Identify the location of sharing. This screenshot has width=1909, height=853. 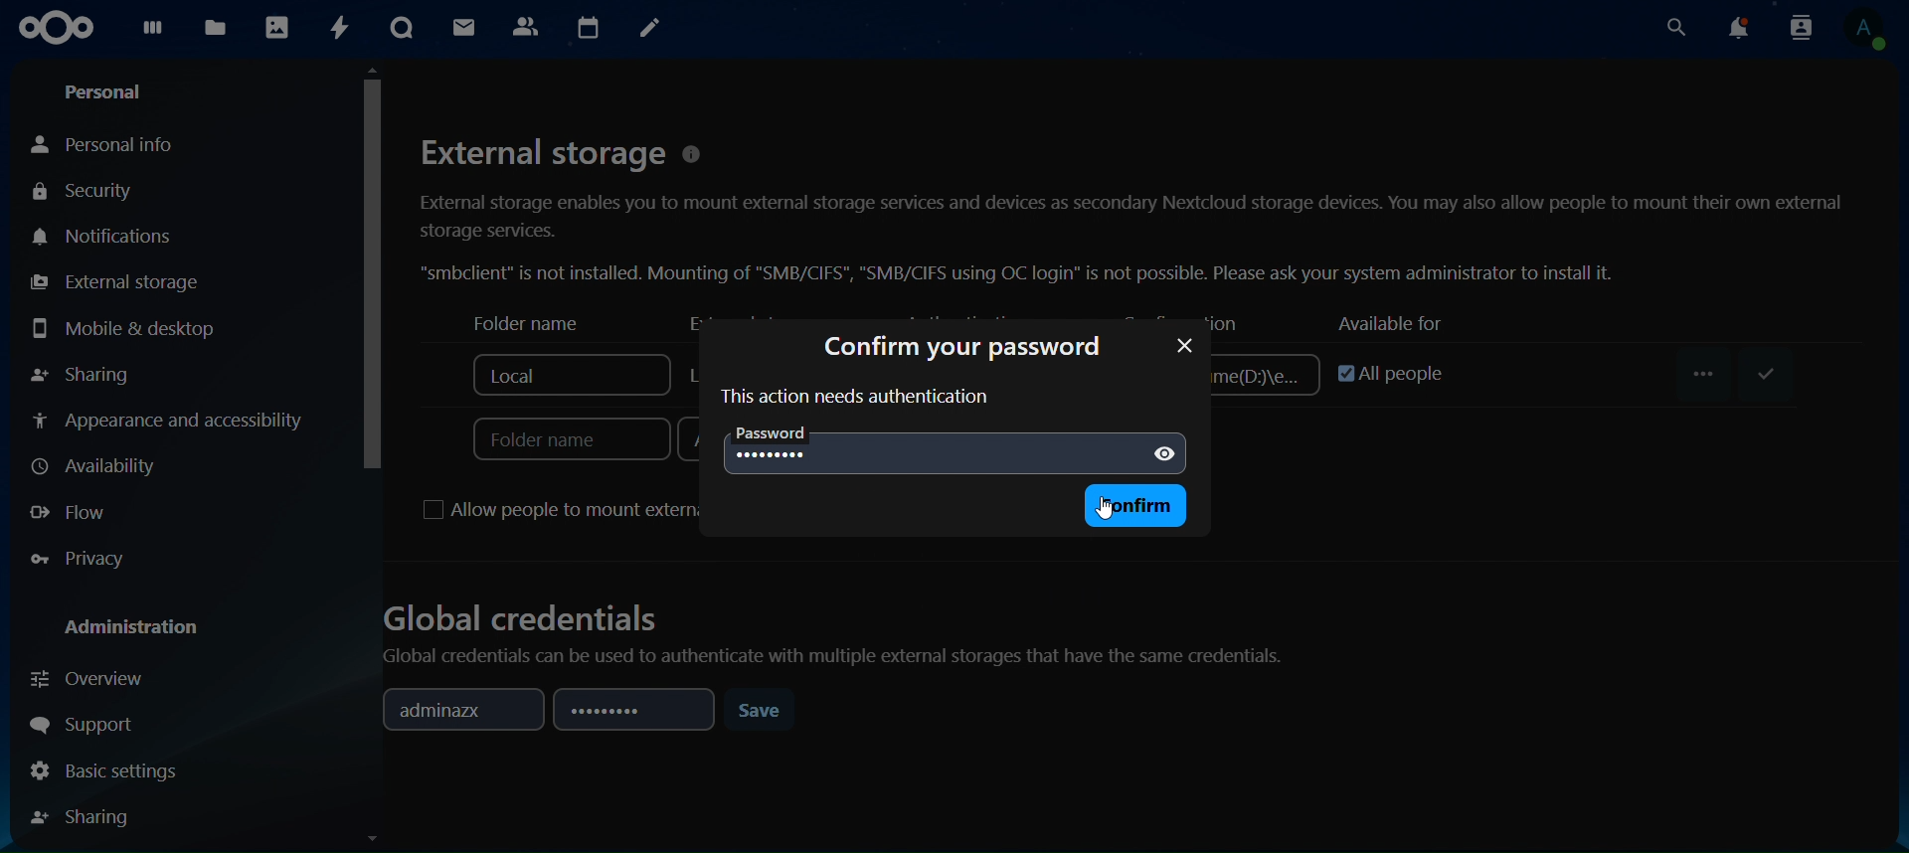
(84, 375).